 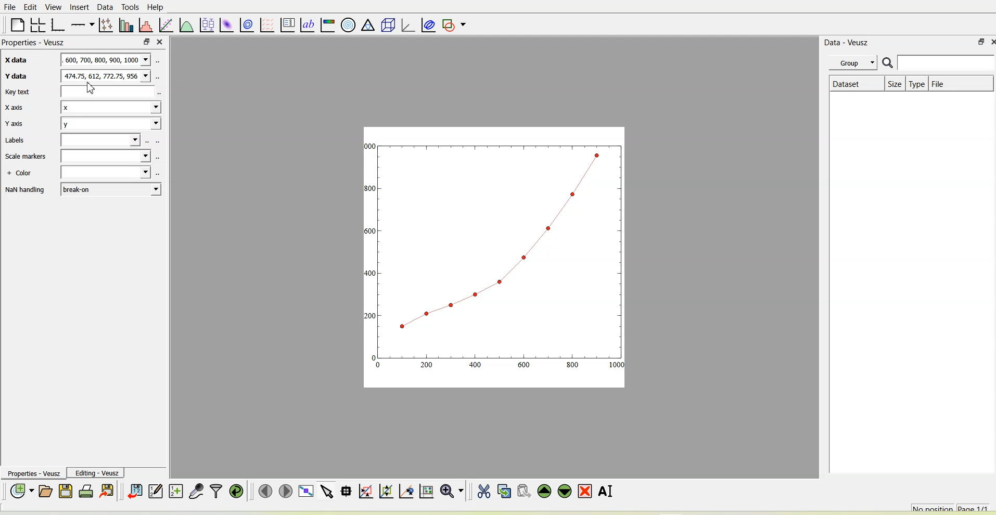 I want to click on Group, so click(x=854, y=62).